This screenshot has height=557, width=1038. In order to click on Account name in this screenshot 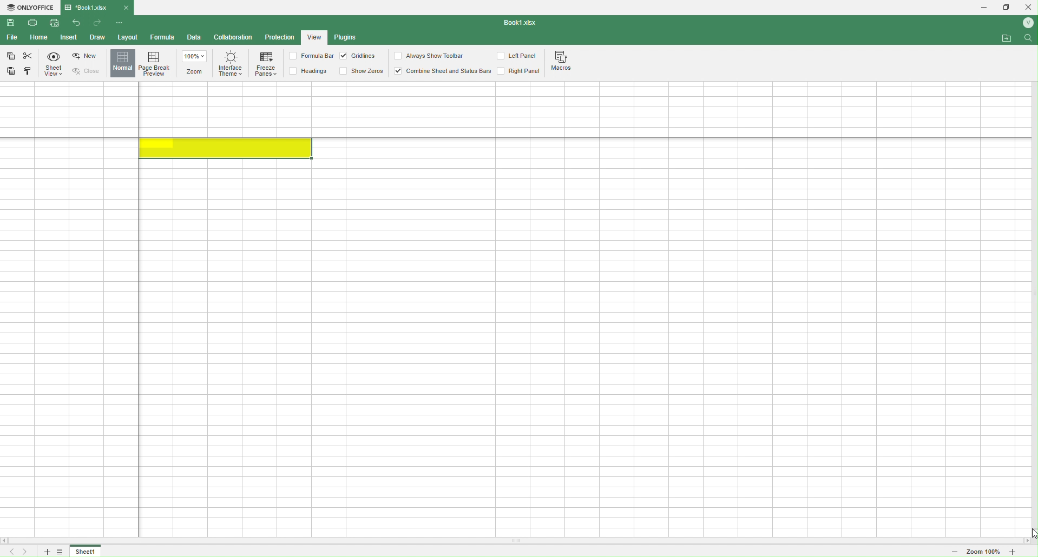, I will do `click(1026, 23)`.